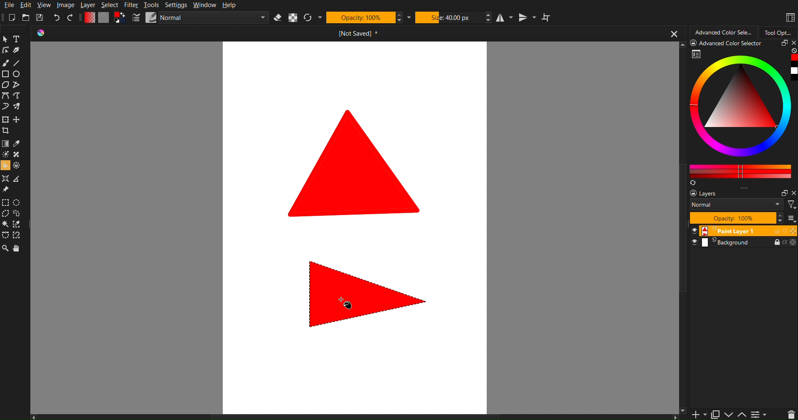  Describe the element at coordinates (5, 225) in the screenshot. I see `wind` at that location.